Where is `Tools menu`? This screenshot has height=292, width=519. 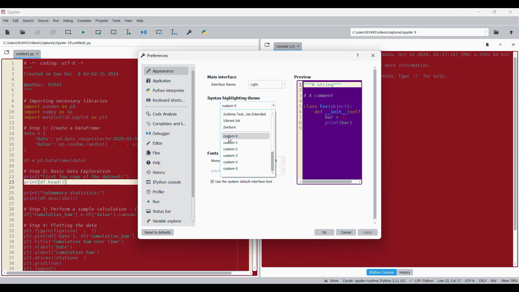 Tools menu is located at coordinates (116, 21).